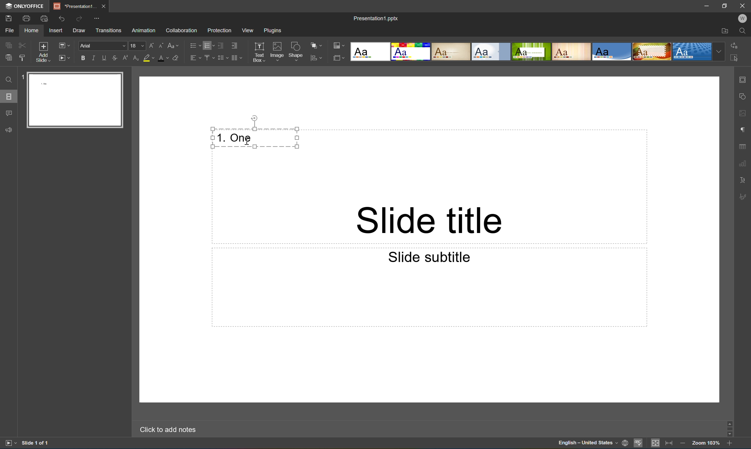 The height and width of the screenshot is (449, 751). What do you see at coordinates (183, 31) in the screenshot?
I see `Collaboration` at bounding box center [183, 31].